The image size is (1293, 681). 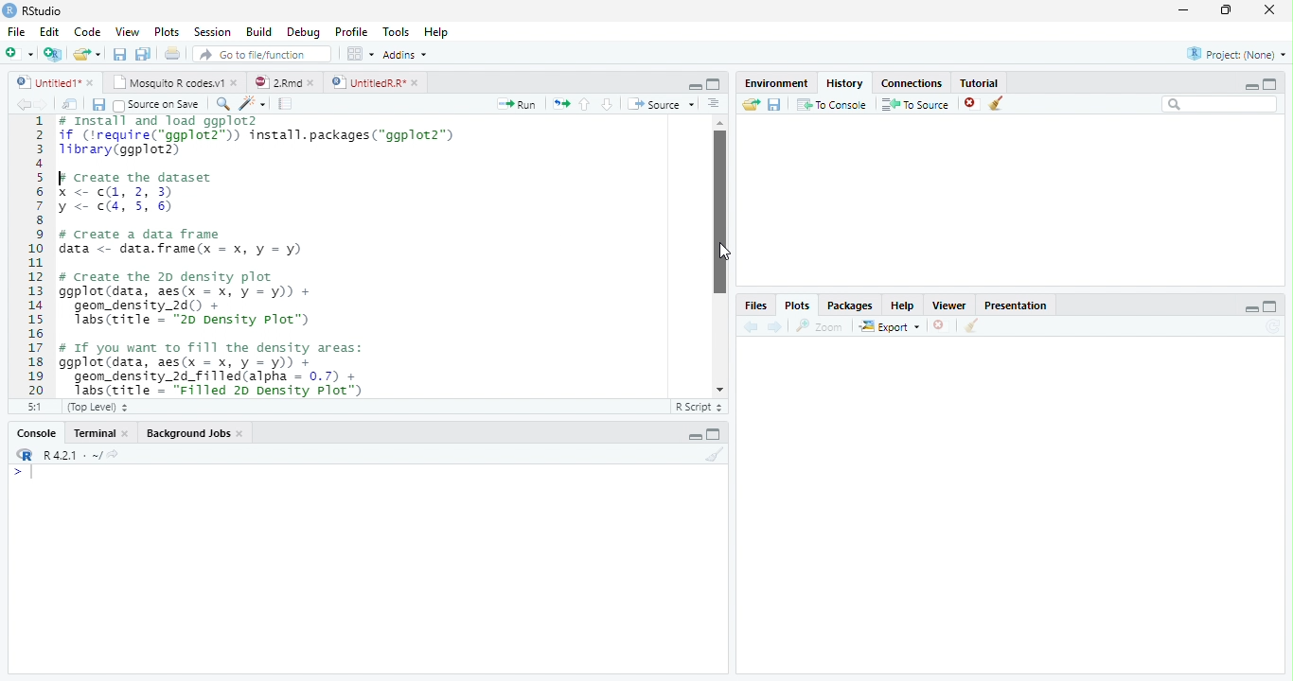 What do you see at coordinates (168, 82) in the screenshot?
I see `‘Mosquito R codes.v1` at bounding box center [168, 82].